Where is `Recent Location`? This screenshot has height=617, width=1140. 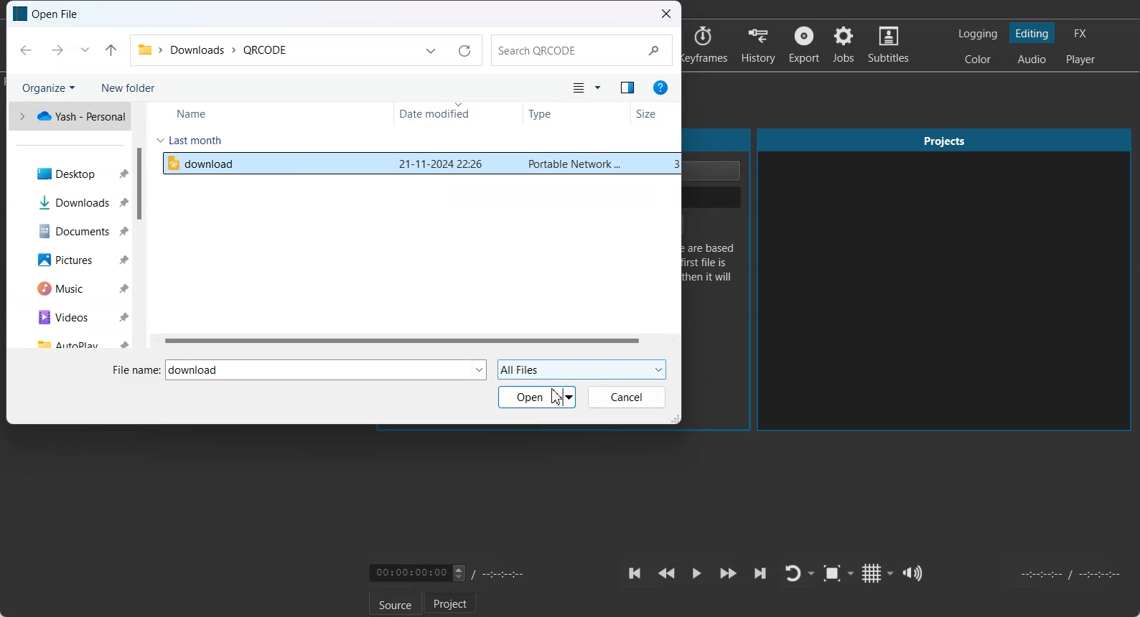
Recent Location is located at coordinates (85, 50).